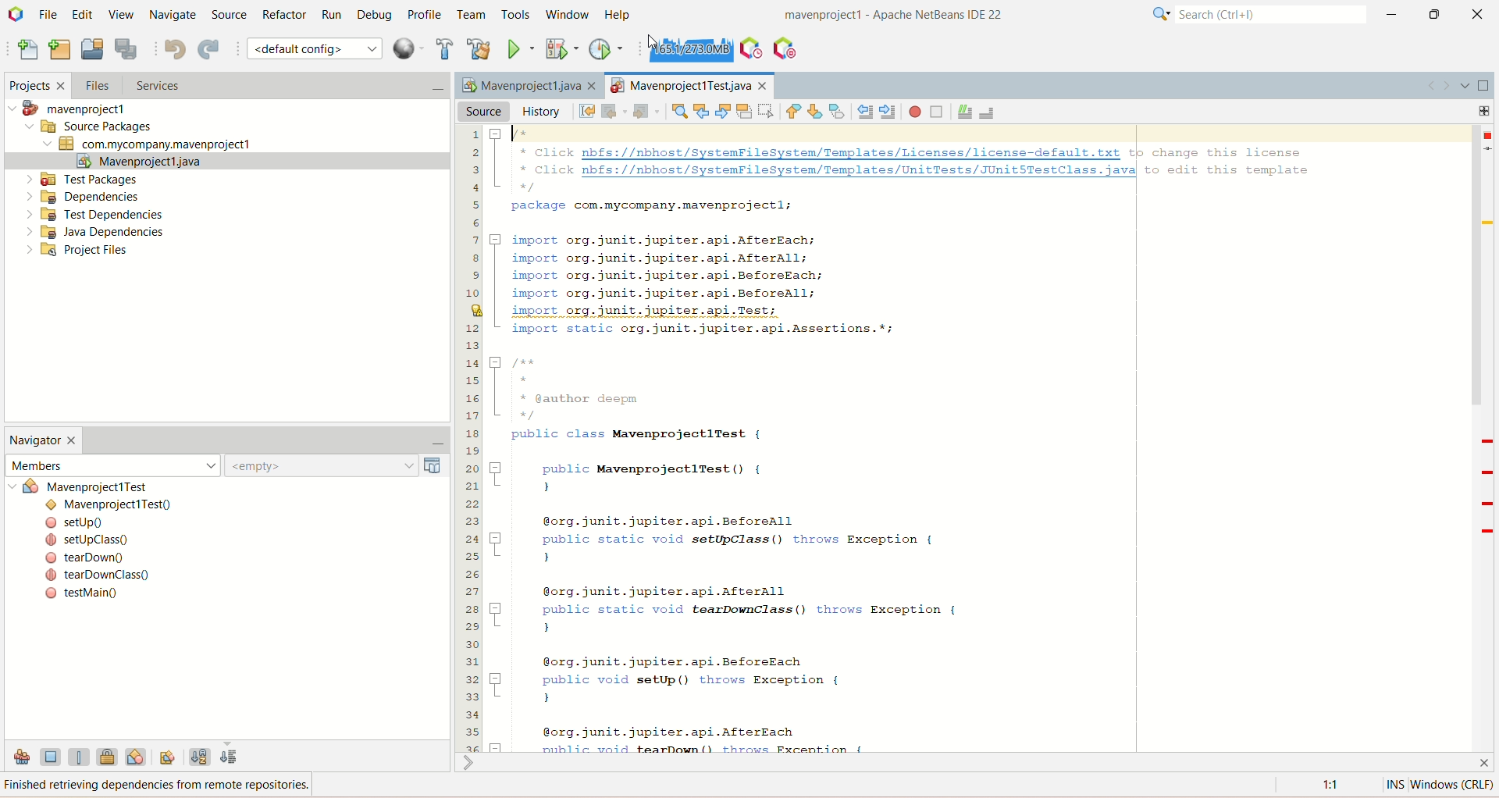  I want to click on sort by name, so click(199, 754).